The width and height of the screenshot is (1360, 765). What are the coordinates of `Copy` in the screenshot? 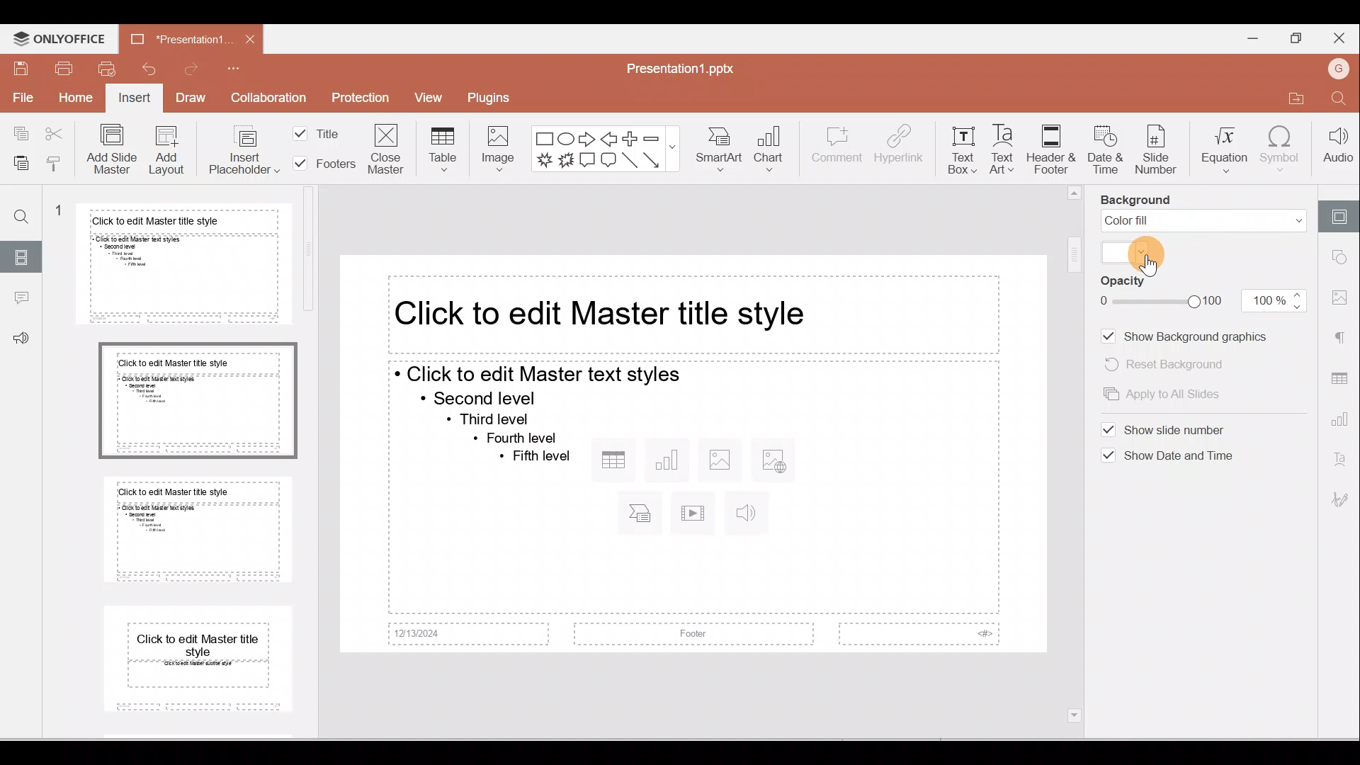 It's located at (18, 132).